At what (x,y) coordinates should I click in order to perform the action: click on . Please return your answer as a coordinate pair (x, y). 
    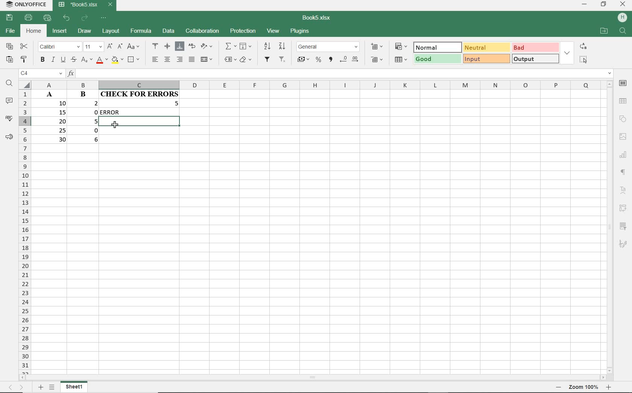
    Looking at the image, I should click on (623, 244).